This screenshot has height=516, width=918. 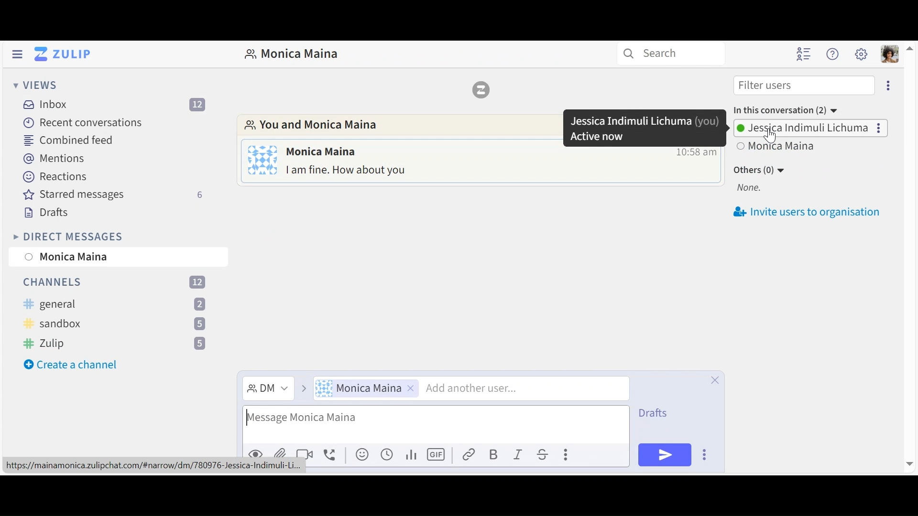 I want to click on Filter users, so click(x=804, y=86).